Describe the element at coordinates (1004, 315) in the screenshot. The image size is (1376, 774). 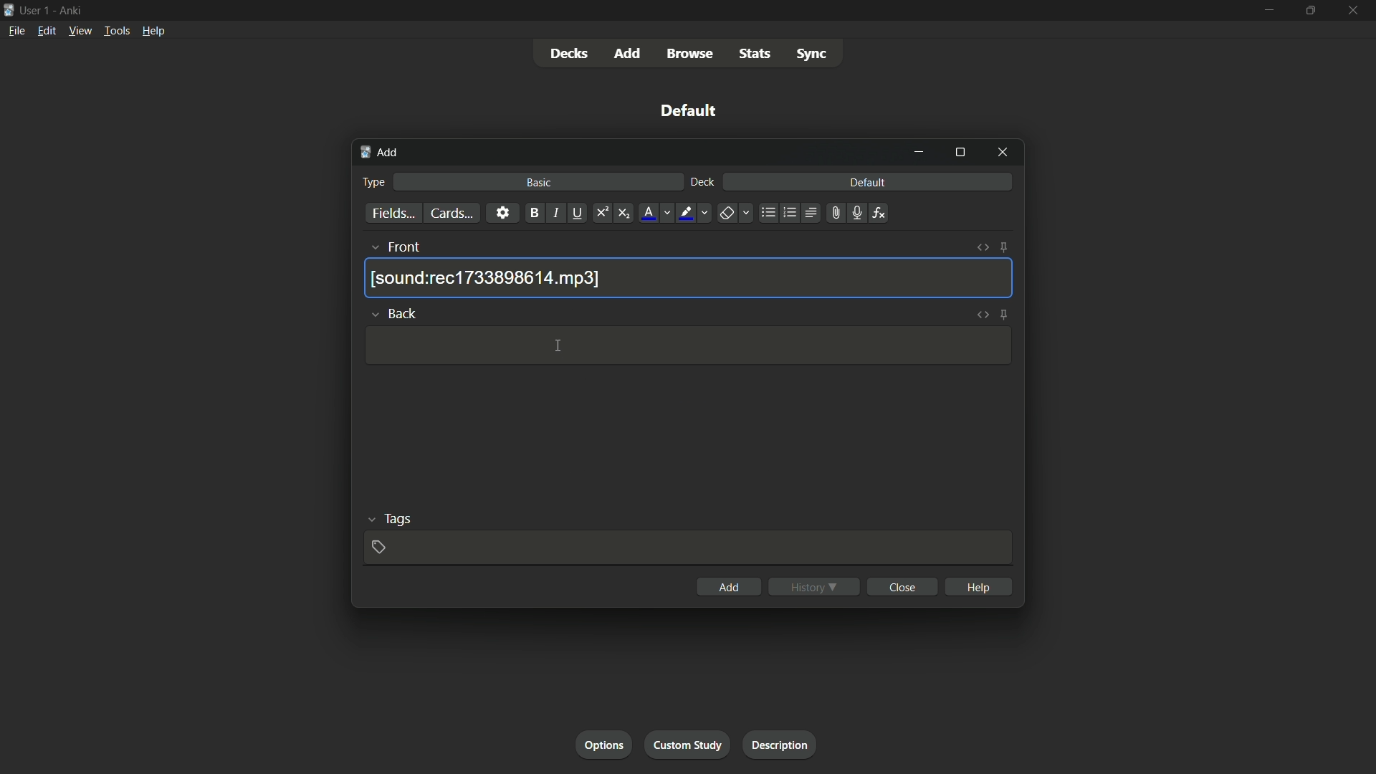
I see `toggle sticky` at that location.